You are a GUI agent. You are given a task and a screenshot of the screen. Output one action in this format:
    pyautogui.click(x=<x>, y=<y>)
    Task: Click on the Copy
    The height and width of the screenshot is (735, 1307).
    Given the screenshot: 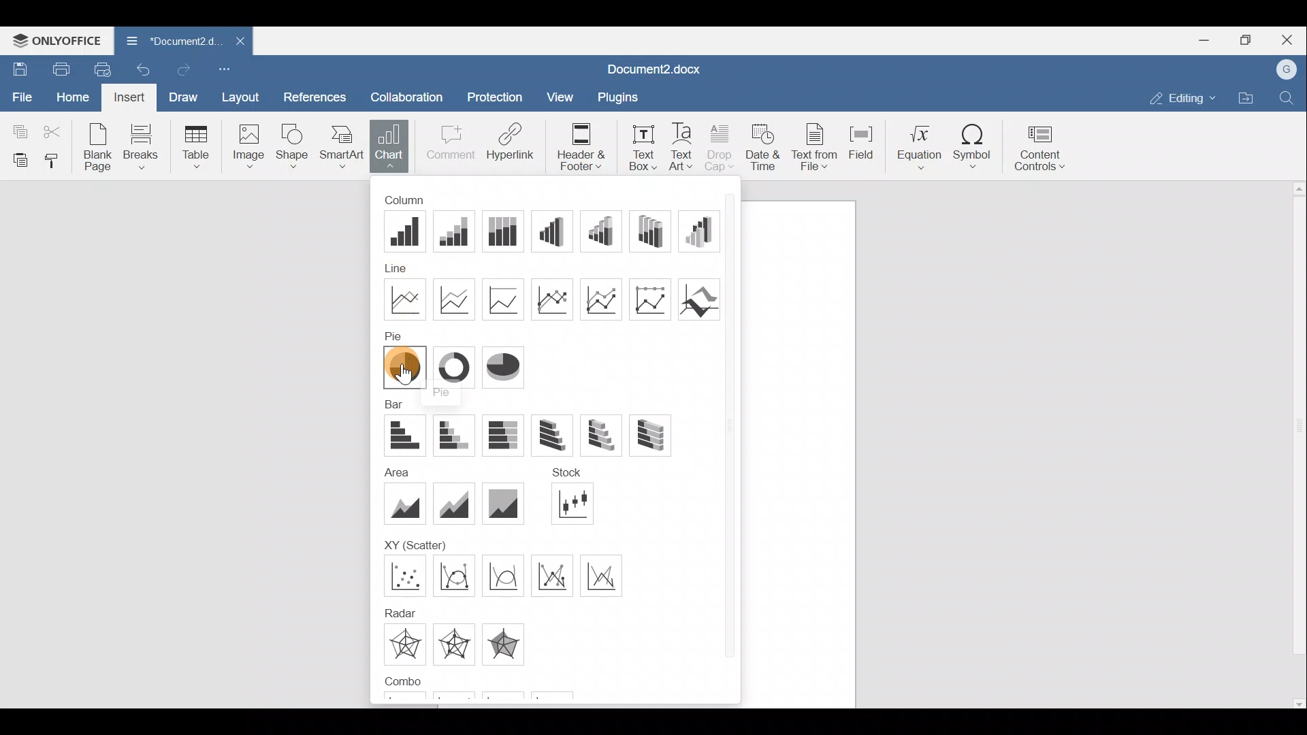 What is the action you would take?
    pyautogui.click(x=17, y=129)
    